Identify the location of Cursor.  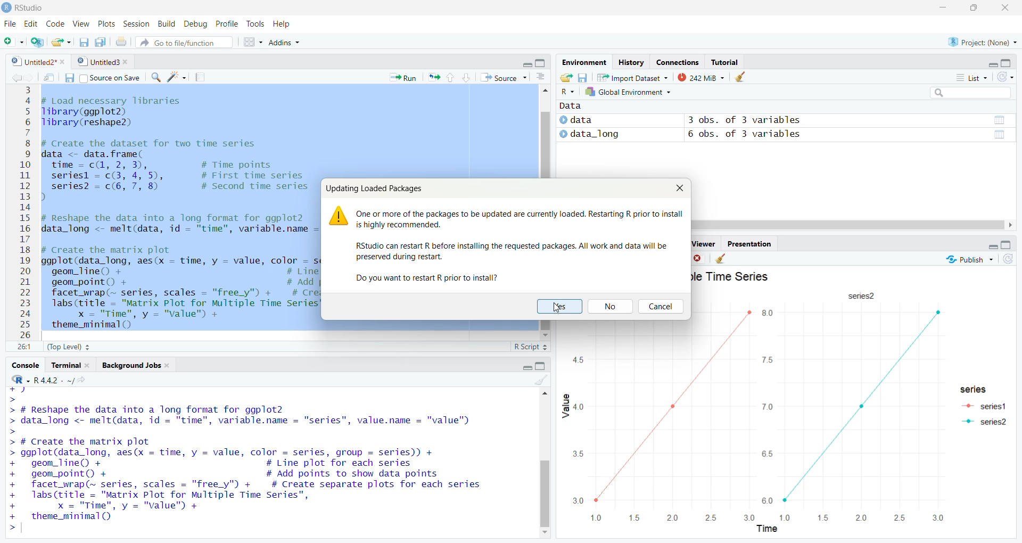
(558, 309).